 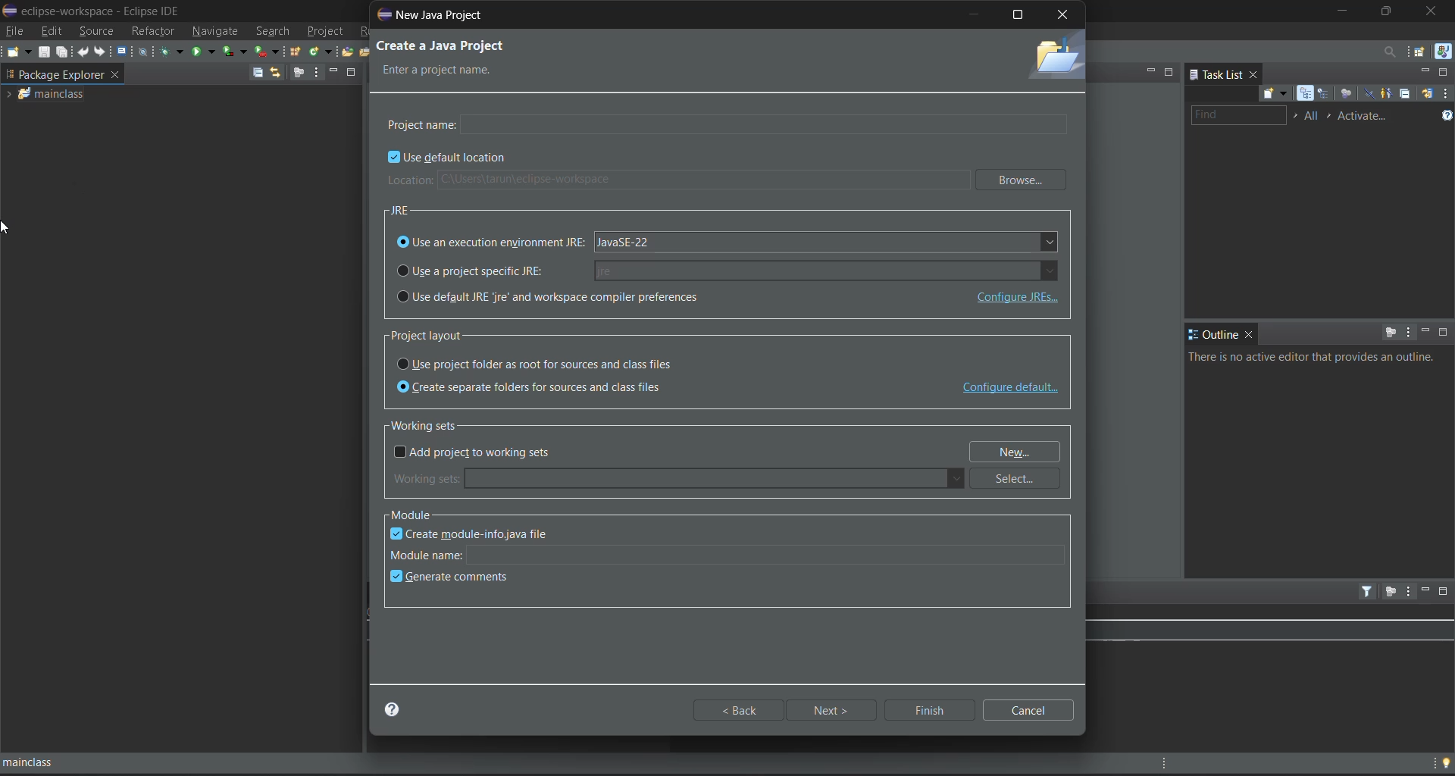 What do you see at coordinates (275, 72) in the screenshot?
I see `link with editor` at bounding box center [275, 72].